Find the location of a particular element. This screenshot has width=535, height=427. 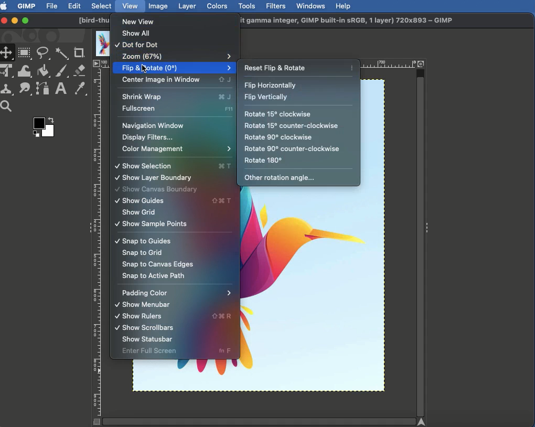

View is located at coordinates (131, 5).